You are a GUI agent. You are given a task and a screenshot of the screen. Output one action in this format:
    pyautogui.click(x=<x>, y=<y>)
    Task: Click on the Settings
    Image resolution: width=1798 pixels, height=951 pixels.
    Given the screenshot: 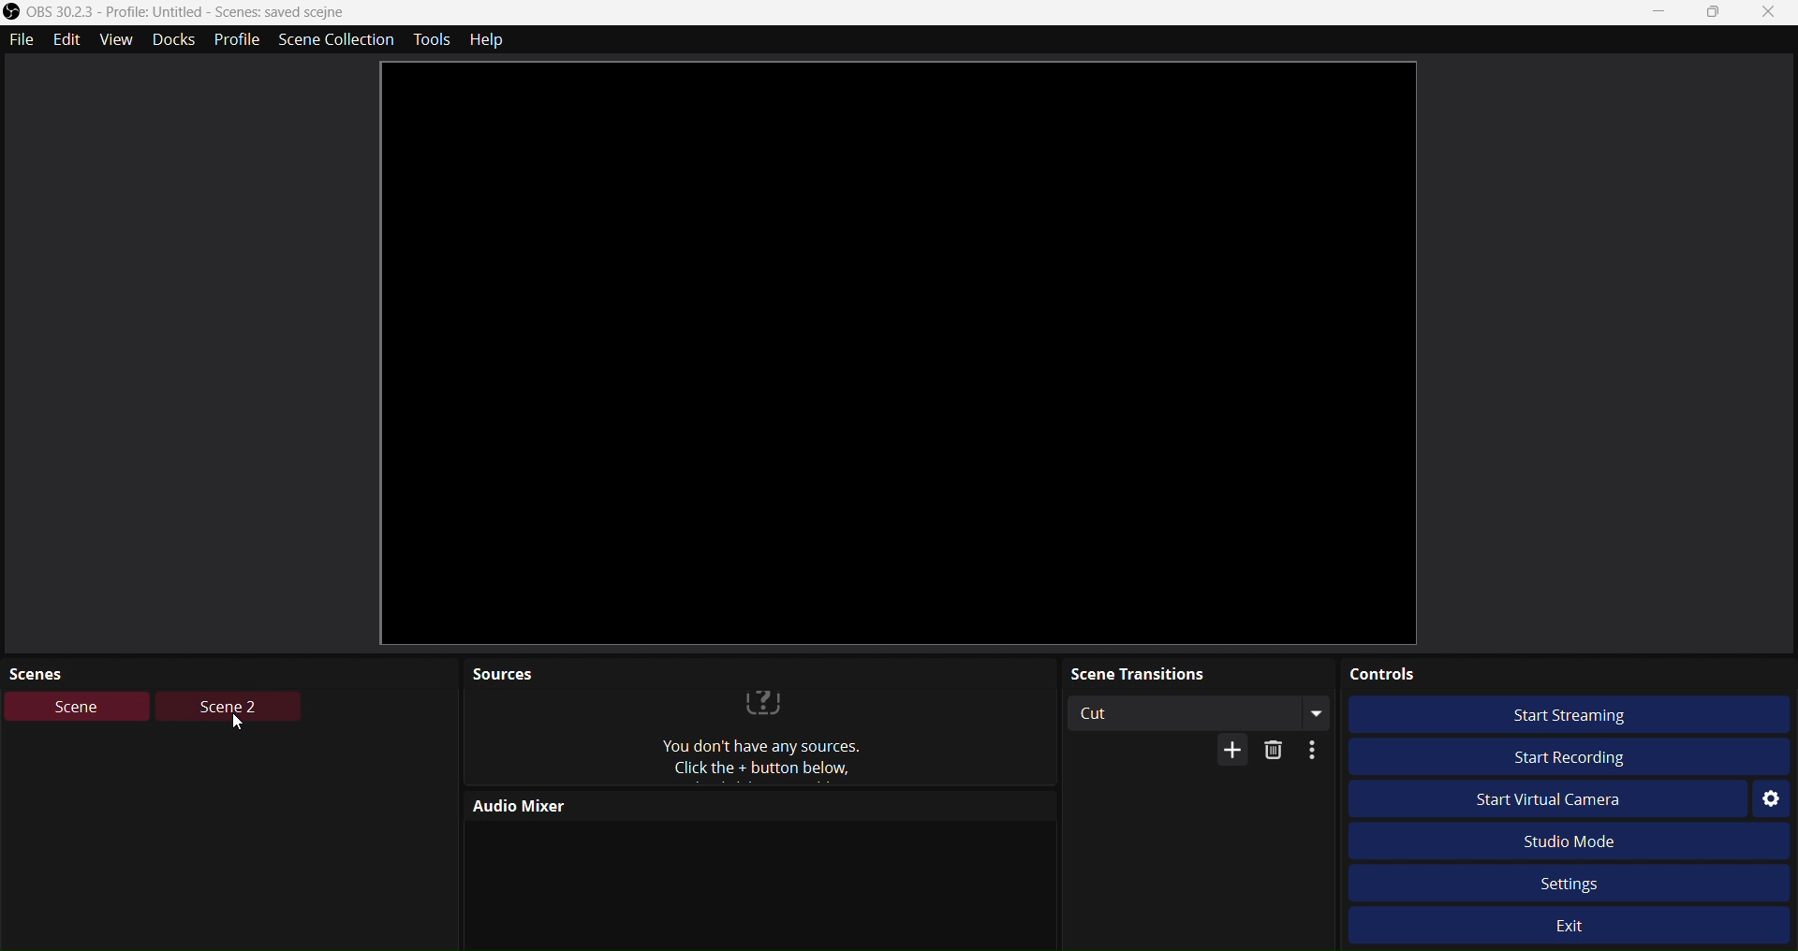 What is the action you would take?
    pyautogui.click(x=1569, y=883)
    